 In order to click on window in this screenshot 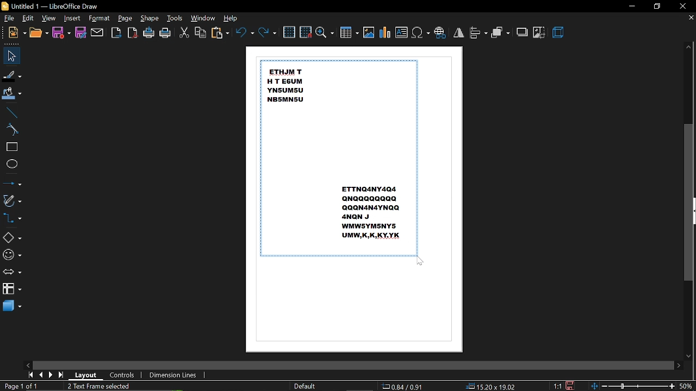, I will do `click(203, 18)`.